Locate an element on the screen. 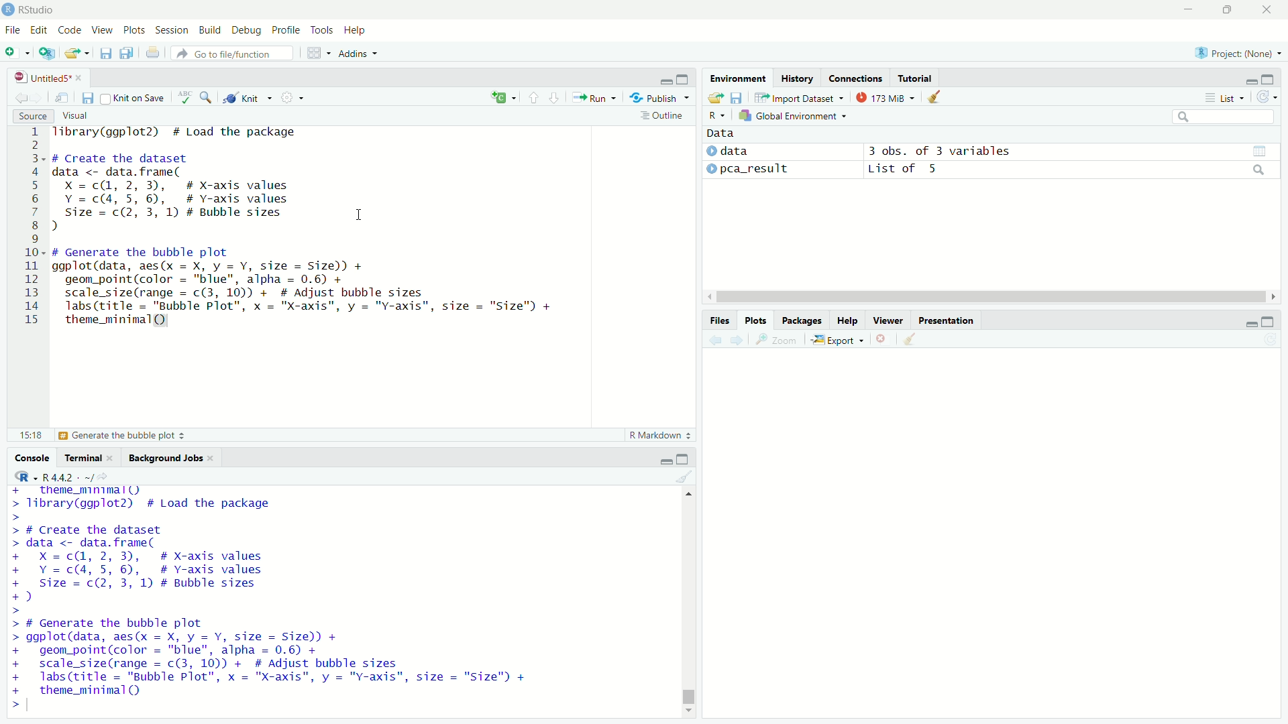  close is located at coordinates (1267, 9).